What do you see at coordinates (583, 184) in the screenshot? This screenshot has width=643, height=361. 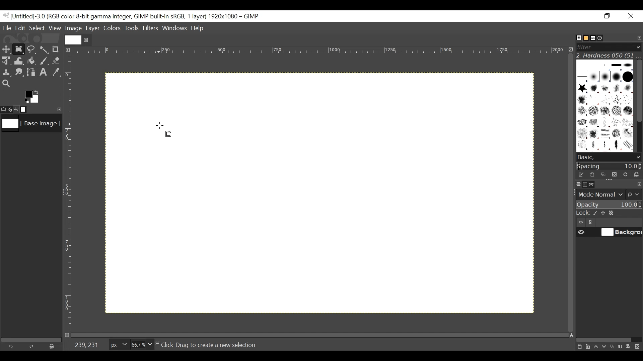 I see `Channels` at bounding box center [583, 184].